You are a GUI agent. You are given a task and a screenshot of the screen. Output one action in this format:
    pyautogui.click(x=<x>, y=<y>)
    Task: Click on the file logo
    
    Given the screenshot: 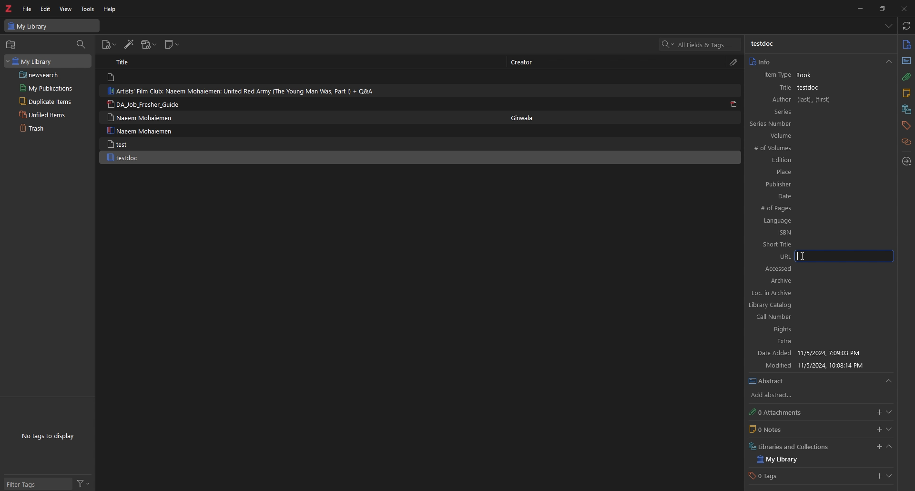 What is the action you would take?
    pyautogui.click(x=112, y=77)
    